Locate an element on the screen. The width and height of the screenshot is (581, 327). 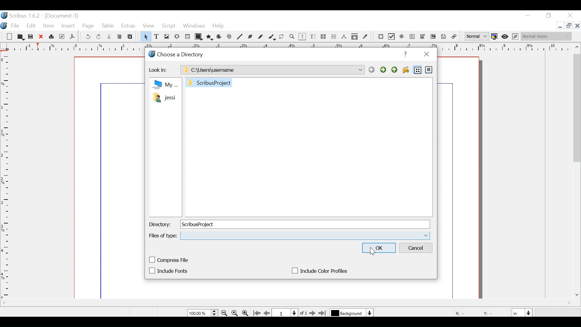
View is located at coordinates (148, 26).